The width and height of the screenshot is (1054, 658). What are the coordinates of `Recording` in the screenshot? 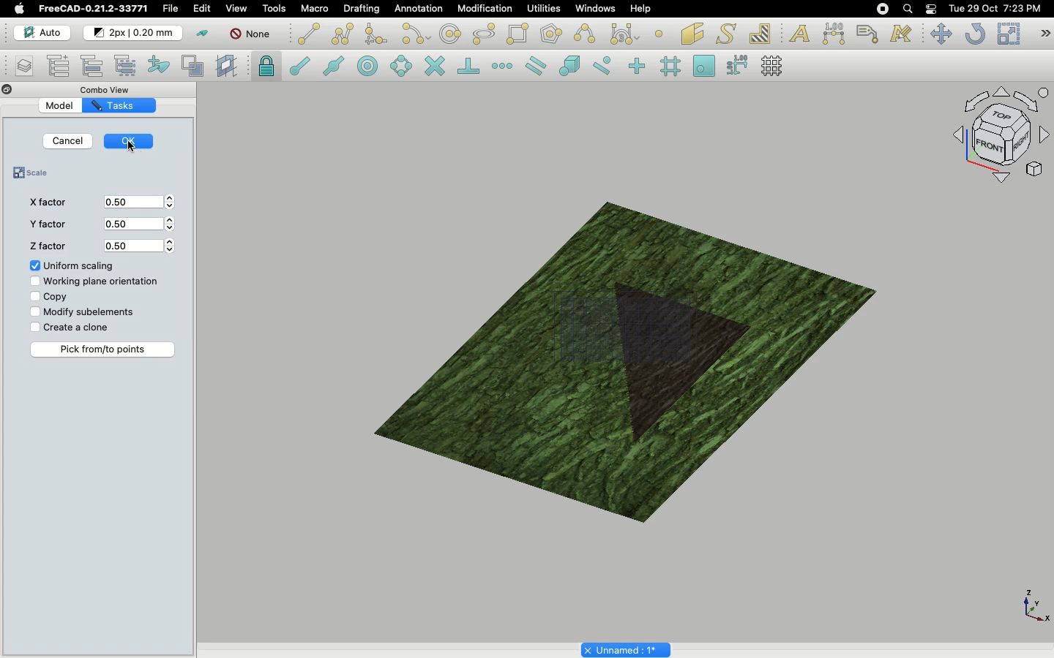 It's located at (882, 8).